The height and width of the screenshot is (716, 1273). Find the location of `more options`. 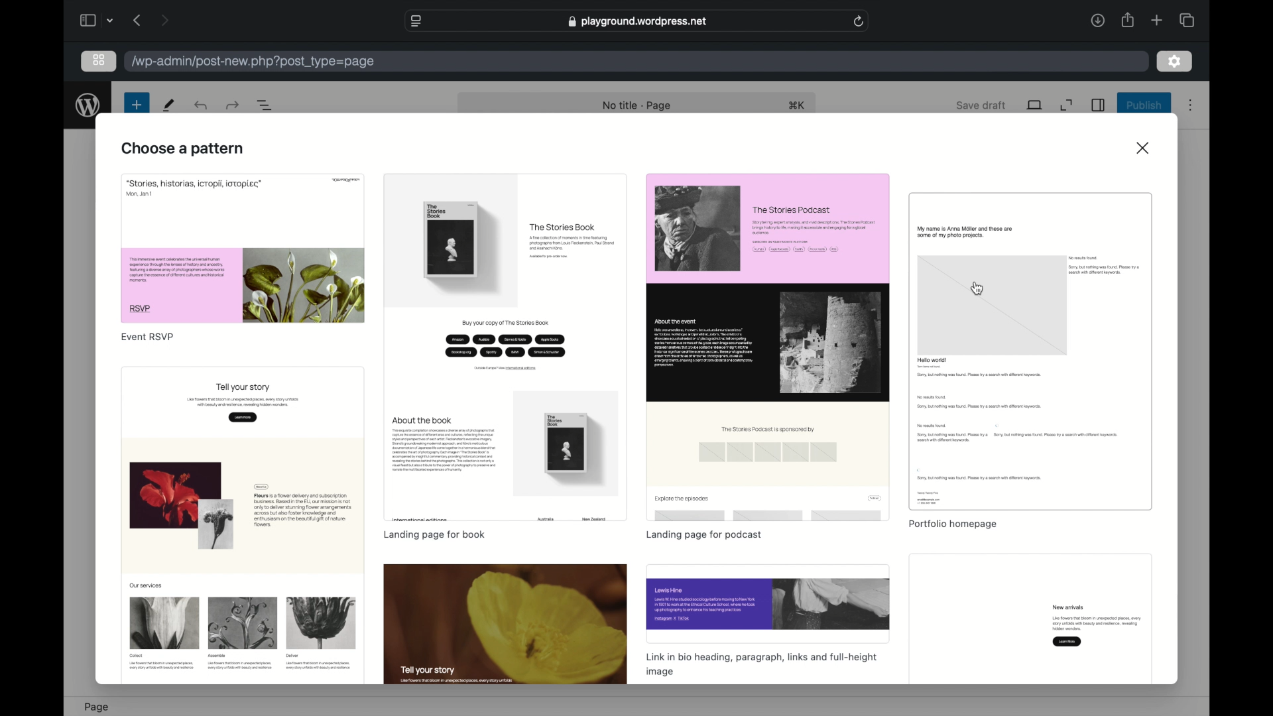

more options is located at coordinates (1191, 106).